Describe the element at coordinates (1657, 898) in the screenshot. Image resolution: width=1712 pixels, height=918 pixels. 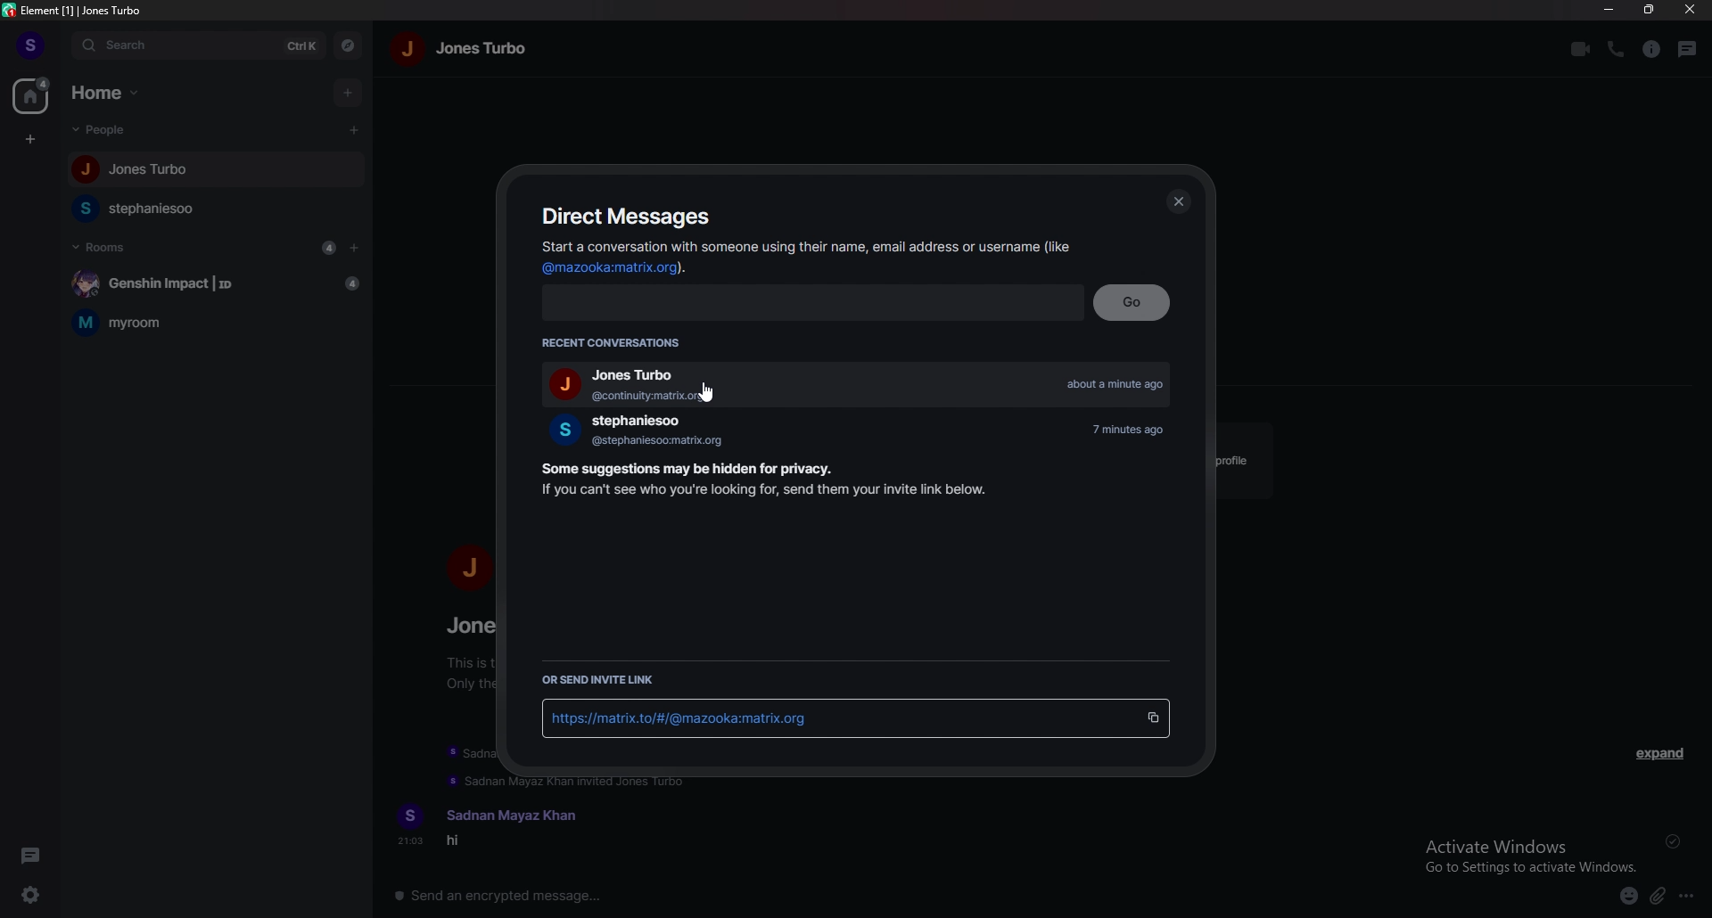
I see `attachments` at that location.